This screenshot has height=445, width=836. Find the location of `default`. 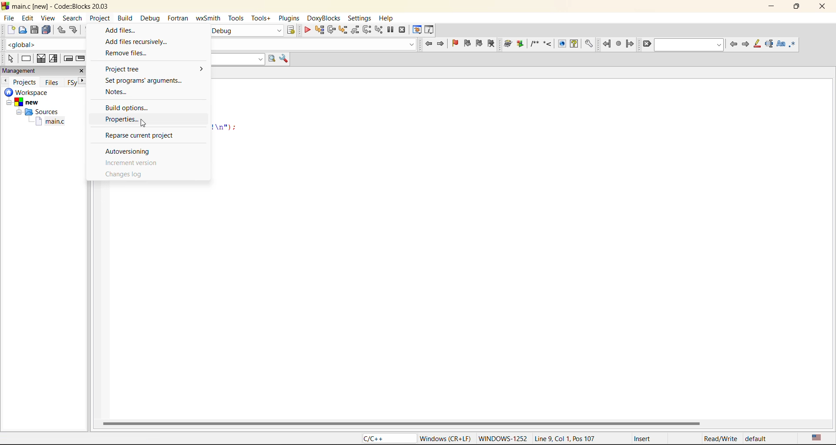

default is located at coordinates (758, 440).